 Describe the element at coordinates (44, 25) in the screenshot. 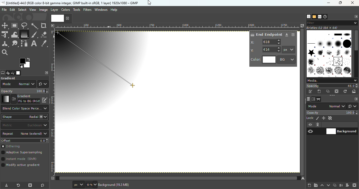

I see `Crop tool` at that location.